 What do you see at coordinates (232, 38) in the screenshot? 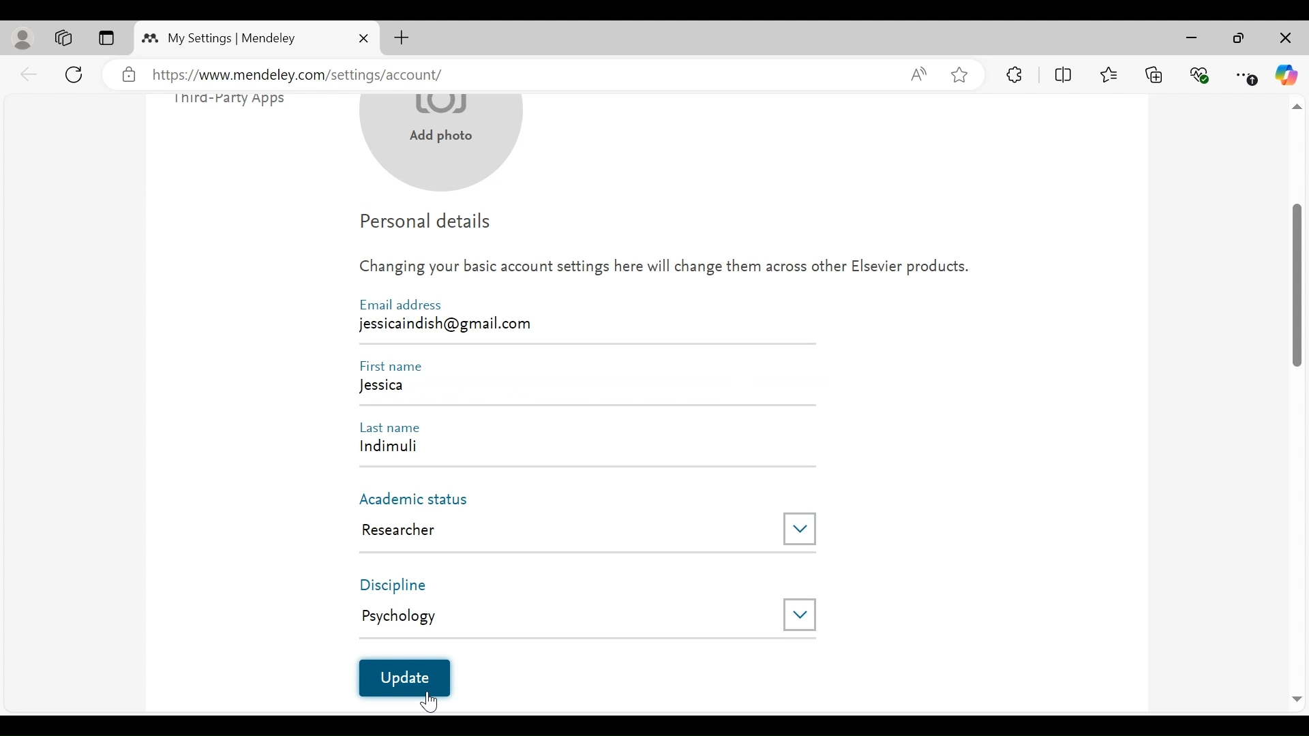
I see `My Settings | Mendeley` at bounding box center [232, 38].